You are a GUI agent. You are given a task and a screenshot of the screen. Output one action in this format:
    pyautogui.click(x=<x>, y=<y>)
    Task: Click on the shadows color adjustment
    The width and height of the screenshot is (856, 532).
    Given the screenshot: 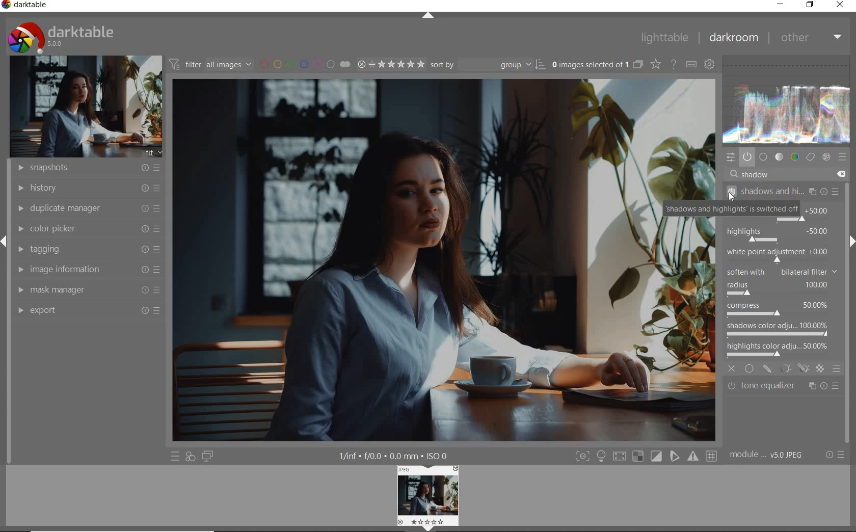 What is the action you would take?
    pyautogui.click(x=778, y=328)
    